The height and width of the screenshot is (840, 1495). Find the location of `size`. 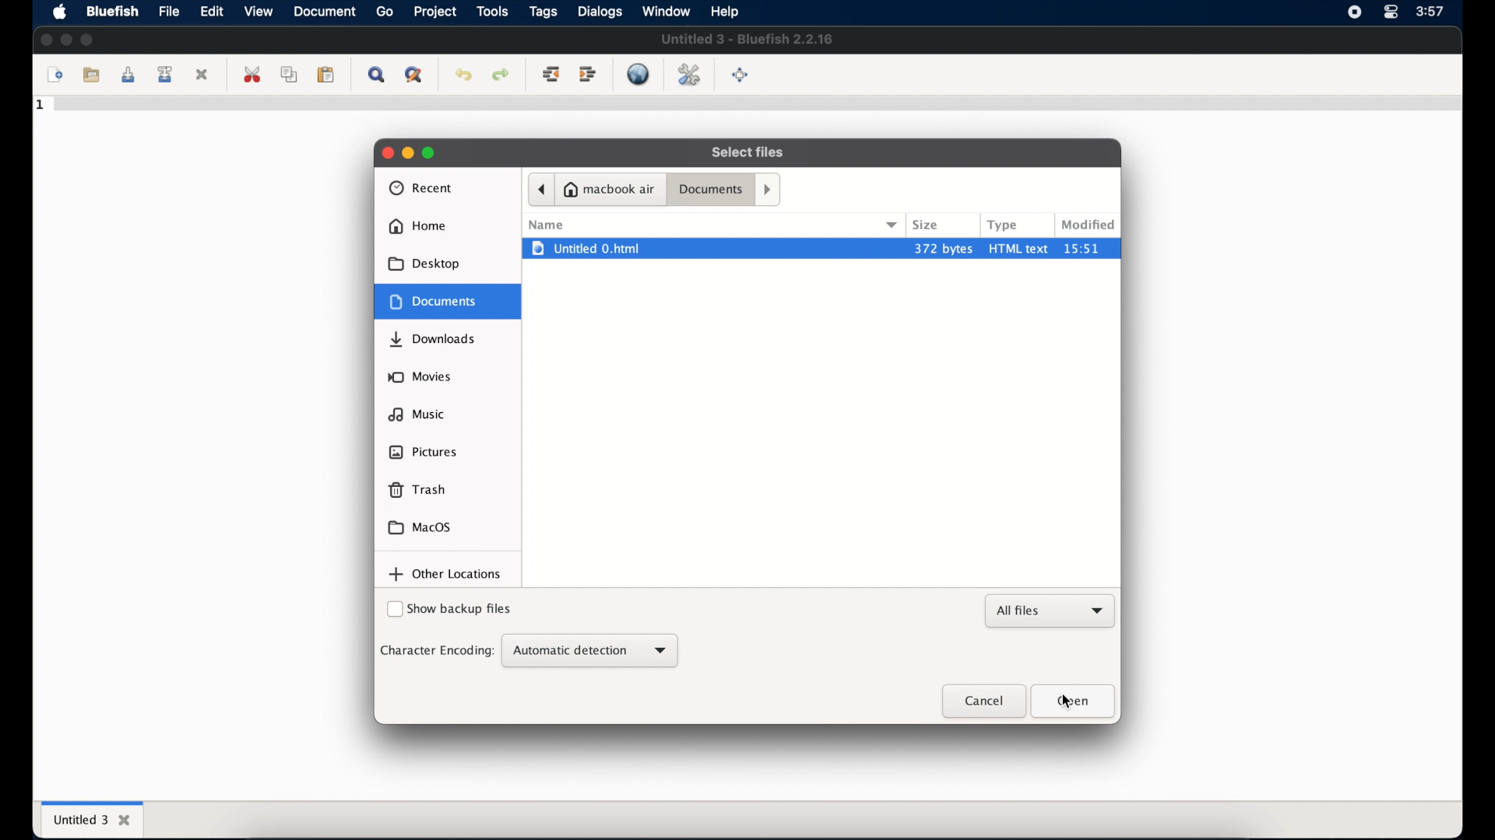

size is located at coordinates (927, 225).